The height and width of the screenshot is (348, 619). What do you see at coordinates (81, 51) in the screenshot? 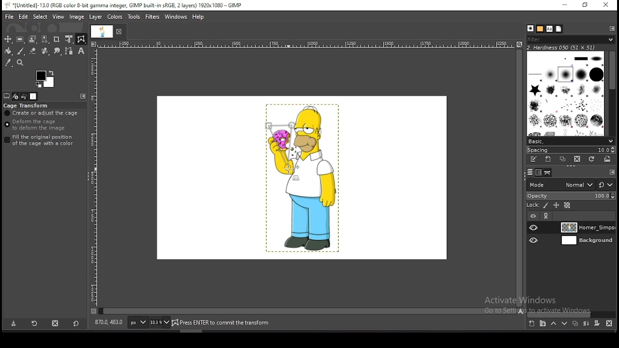
I see `text tool` at bounding box center [81, 51].